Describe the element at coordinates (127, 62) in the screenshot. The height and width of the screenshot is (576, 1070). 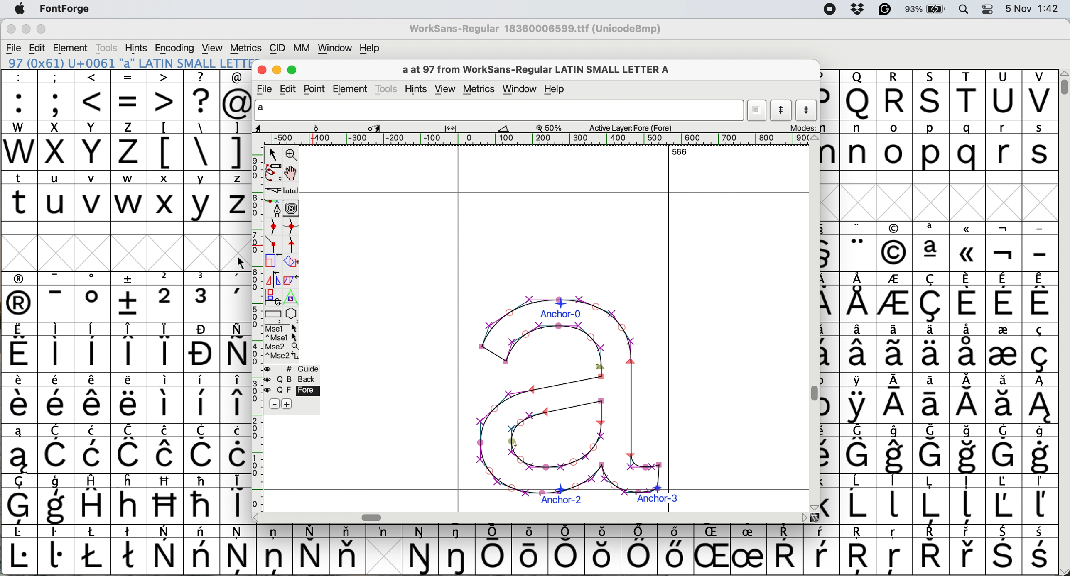
I see `153 (0x99) U+0099 "uni0099" Latin-1 Supplement` at that location.